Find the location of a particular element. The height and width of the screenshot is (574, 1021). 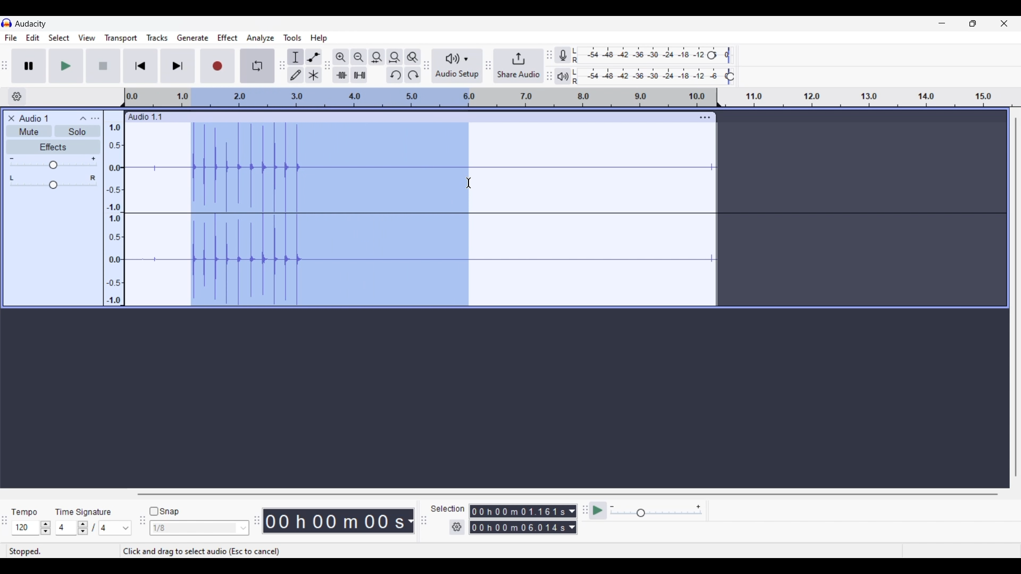

Instructions for current action is located at coordinates (201, 552).